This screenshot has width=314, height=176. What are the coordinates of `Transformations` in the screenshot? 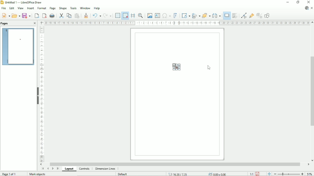 It's located at (186, 16).